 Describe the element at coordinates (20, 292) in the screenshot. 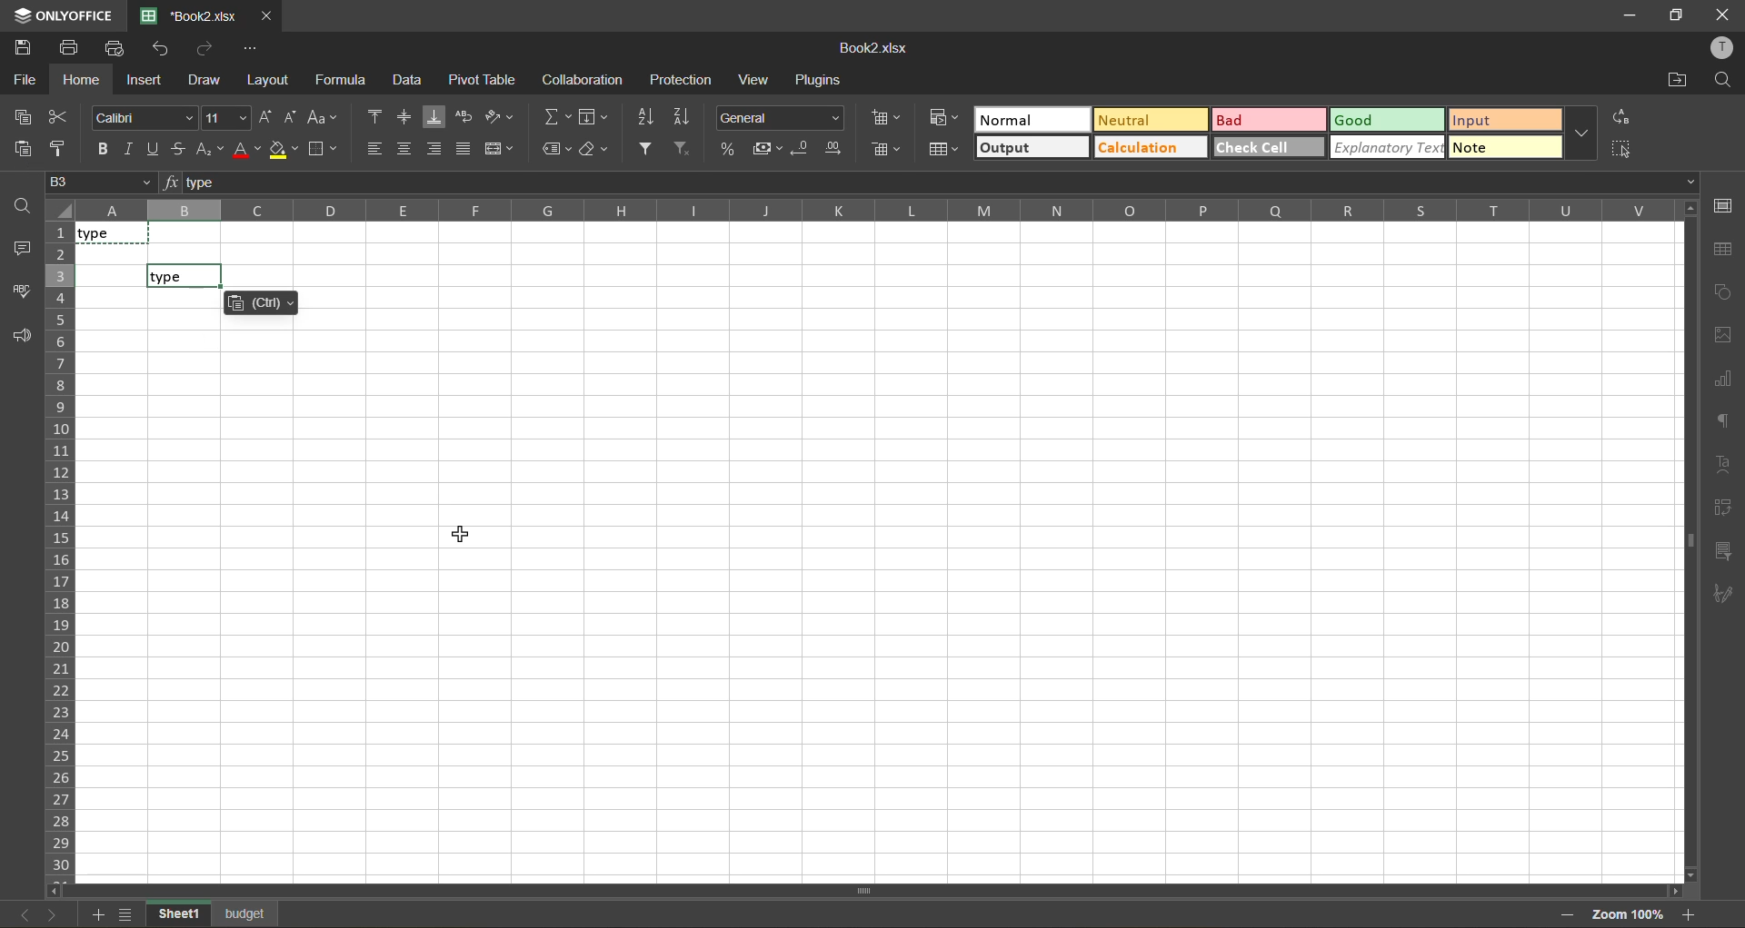

I see `spellcheck` at that location.